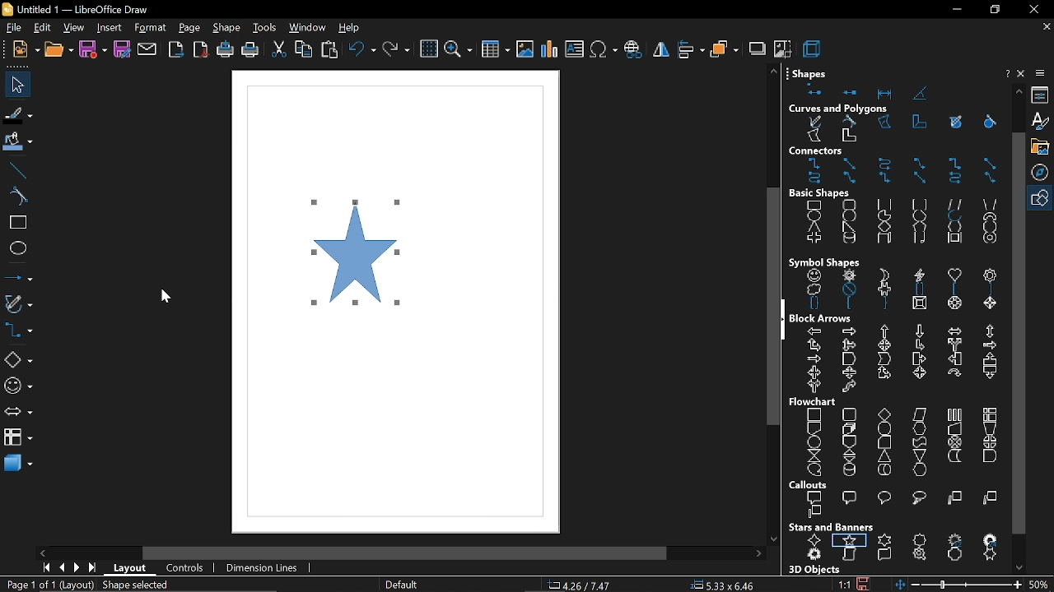 The width and height of the screenshot is (1054, 592). I want to click on zoom, so click(459, 49).